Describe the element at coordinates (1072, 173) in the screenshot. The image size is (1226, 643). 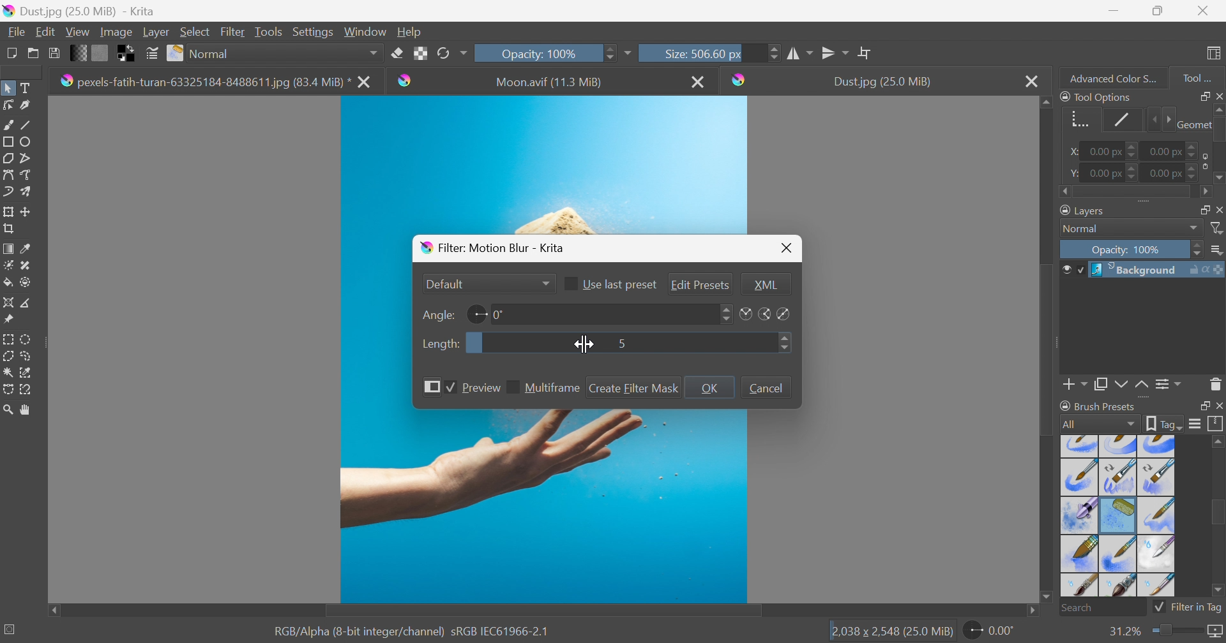
I see `Y:` at that location.